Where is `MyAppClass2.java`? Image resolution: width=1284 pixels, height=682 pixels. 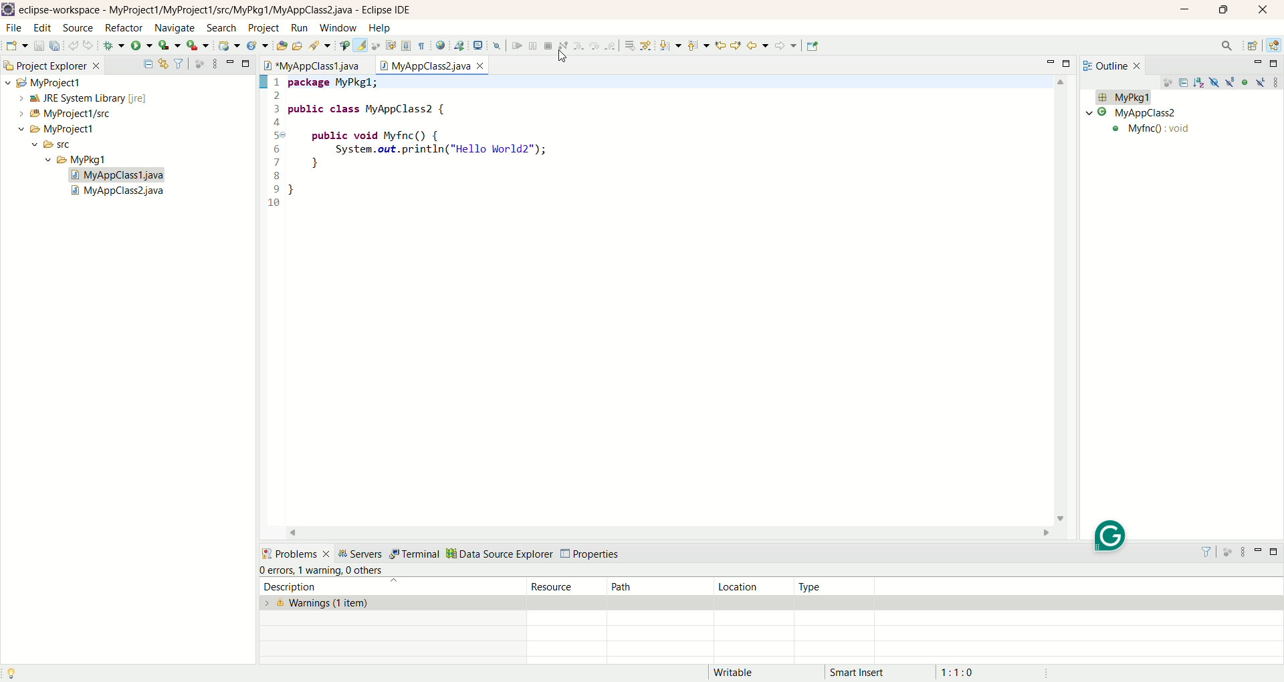
MyAppClass2.java is located at coordinates (432, 64).